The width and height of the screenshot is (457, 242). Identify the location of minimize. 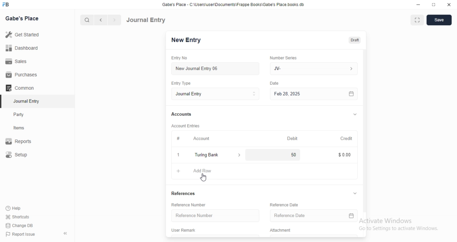
(418, 6).